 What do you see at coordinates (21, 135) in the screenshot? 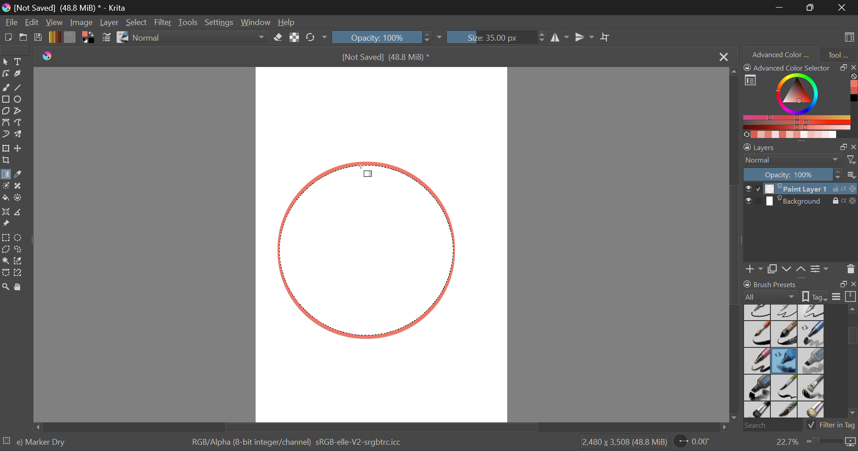
I see `Multibrush Tool` at bounding box center [21, 135].